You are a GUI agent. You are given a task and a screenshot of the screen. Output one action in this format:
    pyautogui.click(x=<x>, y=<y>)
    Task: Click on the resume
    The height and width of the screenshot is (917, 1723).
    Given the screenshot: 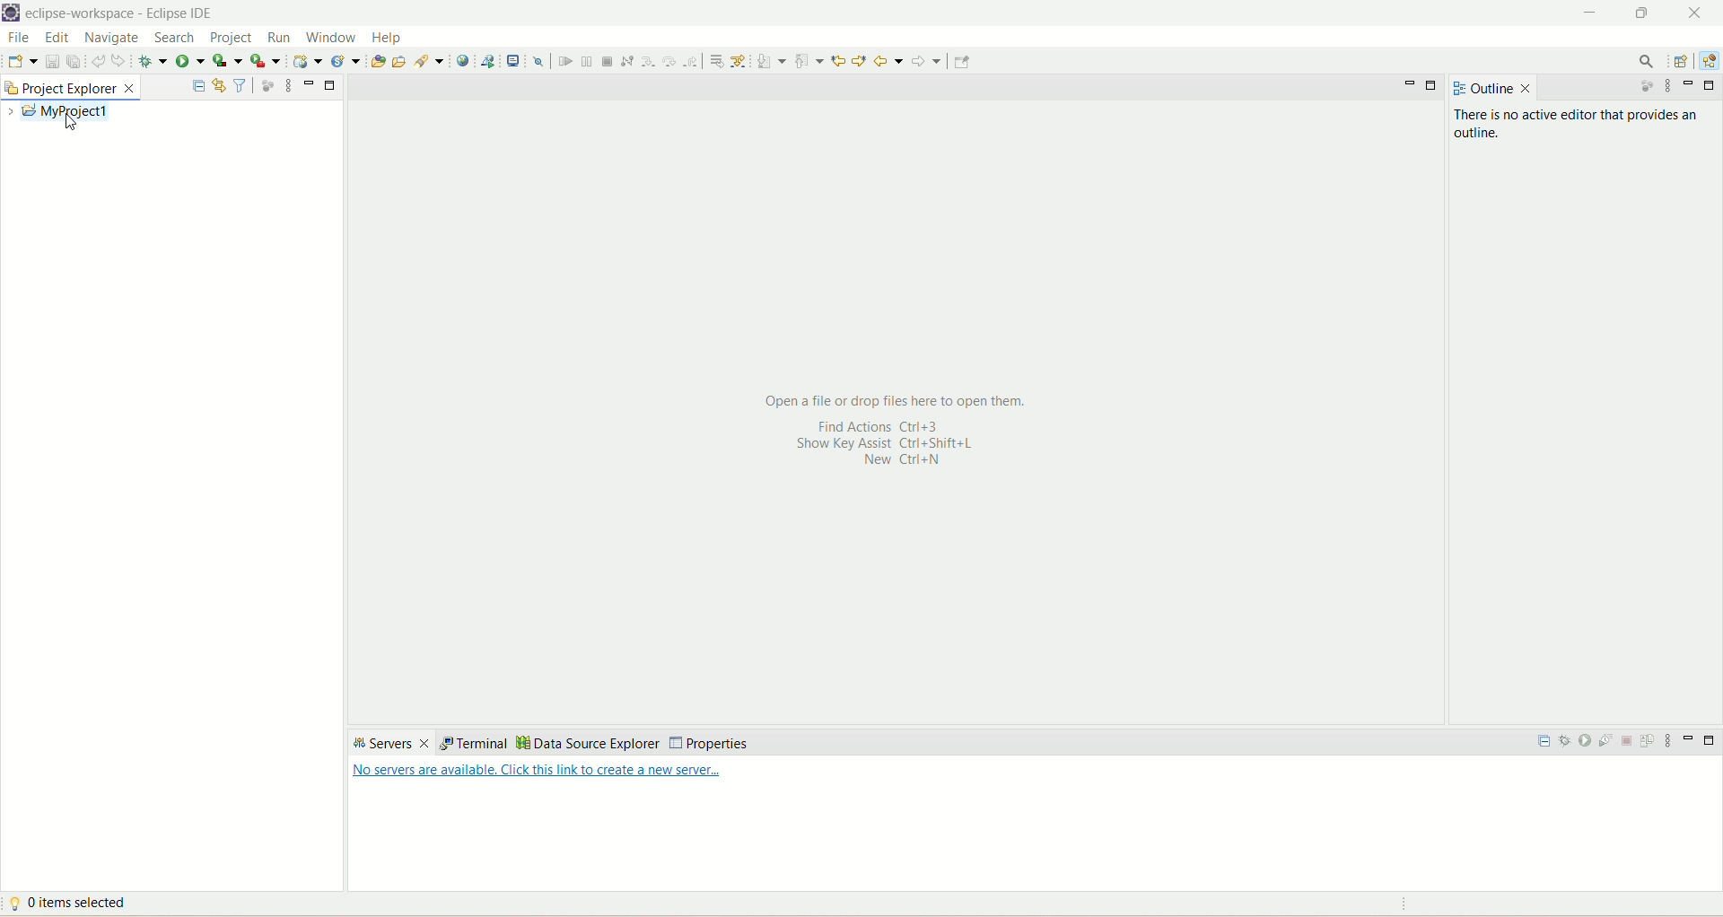 What is the action you would take?
    pyautogui.click(x=565, y=62)
    